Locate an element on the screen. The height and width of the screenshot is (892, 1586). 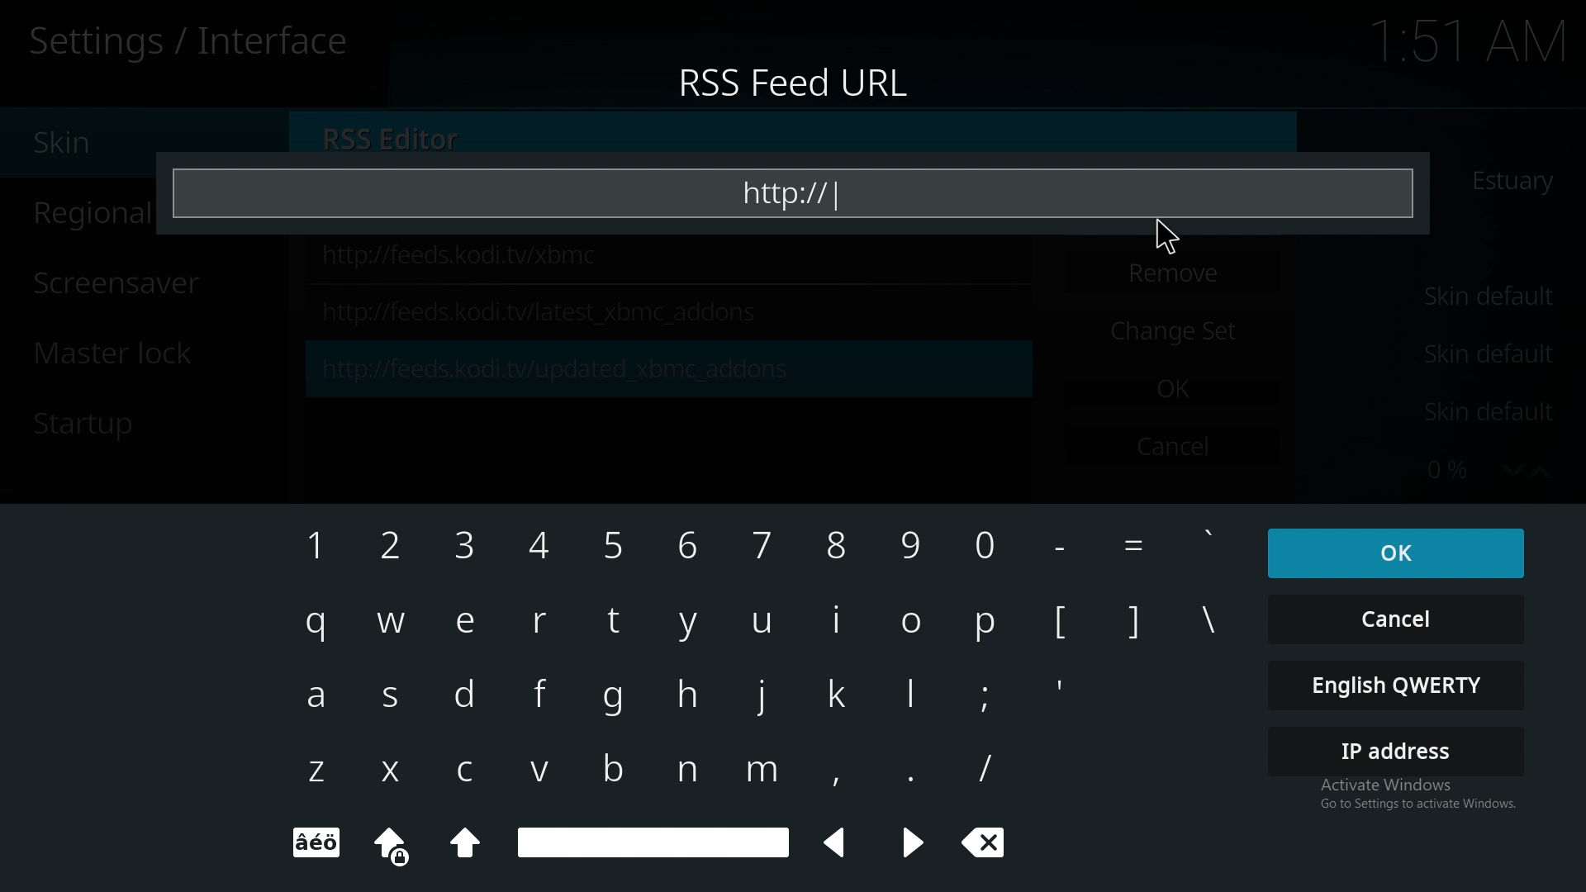
space is located at coordinates (652, 839).